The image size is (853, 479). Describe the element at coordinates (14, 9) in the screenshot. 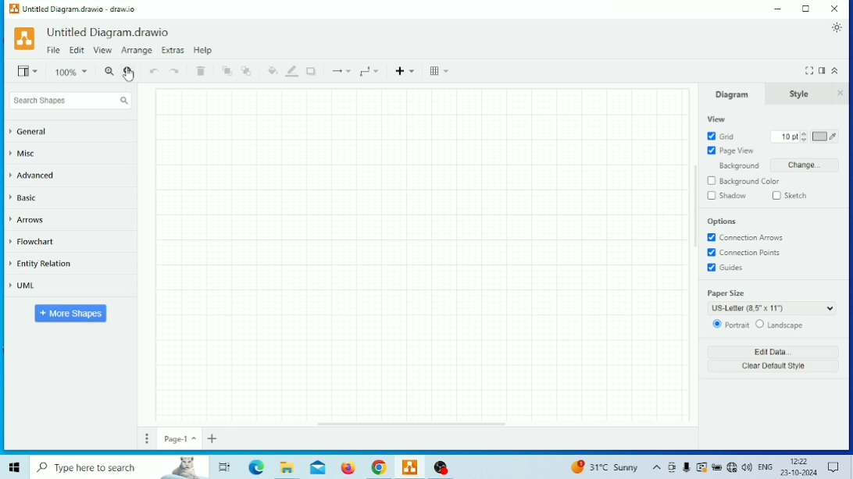

I see `Logo` at that location.